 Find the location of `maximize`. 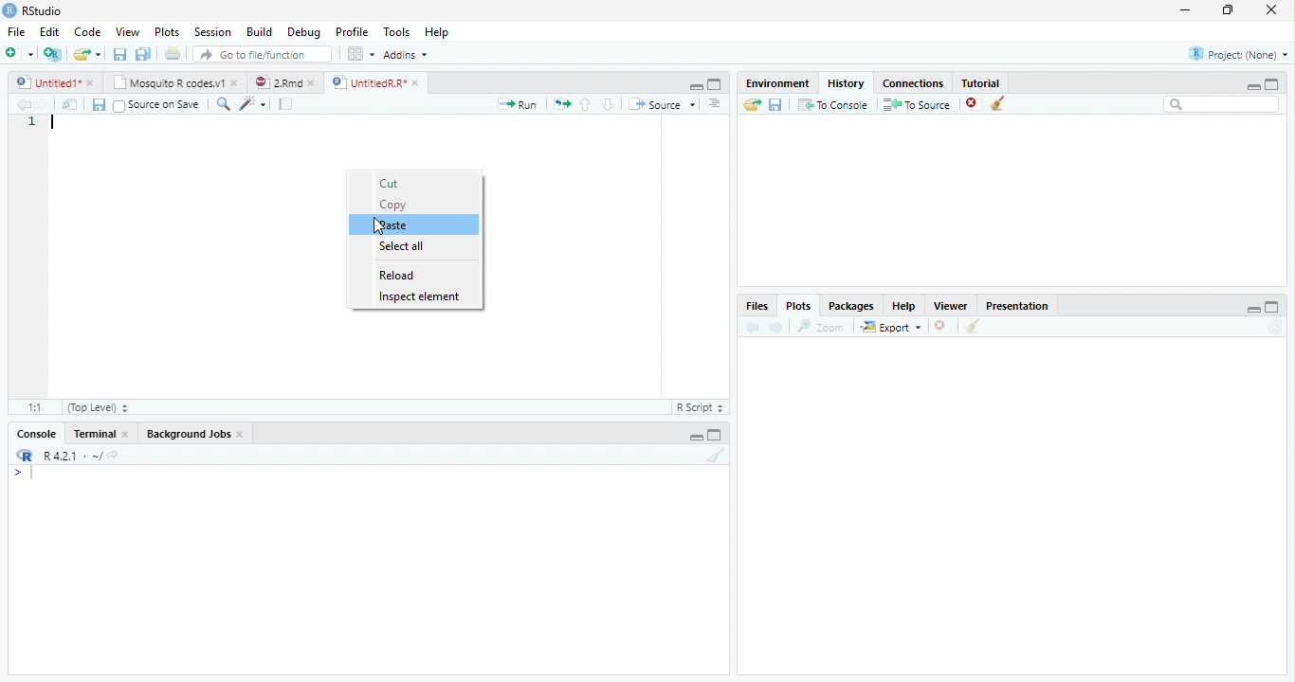

maximize is located at coordinates (717, 435).